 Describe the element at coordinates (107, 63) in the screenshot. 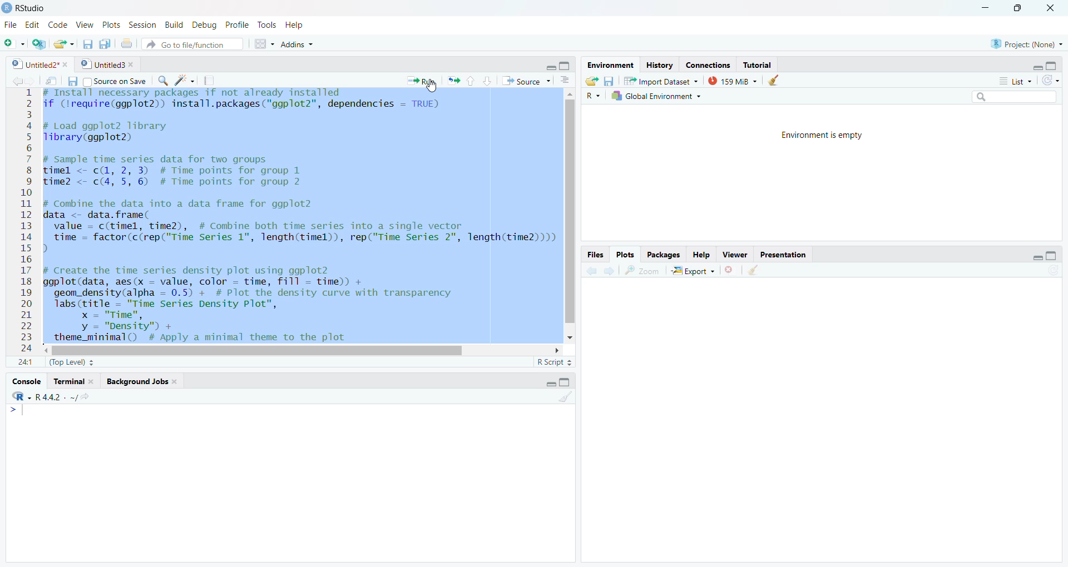

I see `Untitled3` at that location.